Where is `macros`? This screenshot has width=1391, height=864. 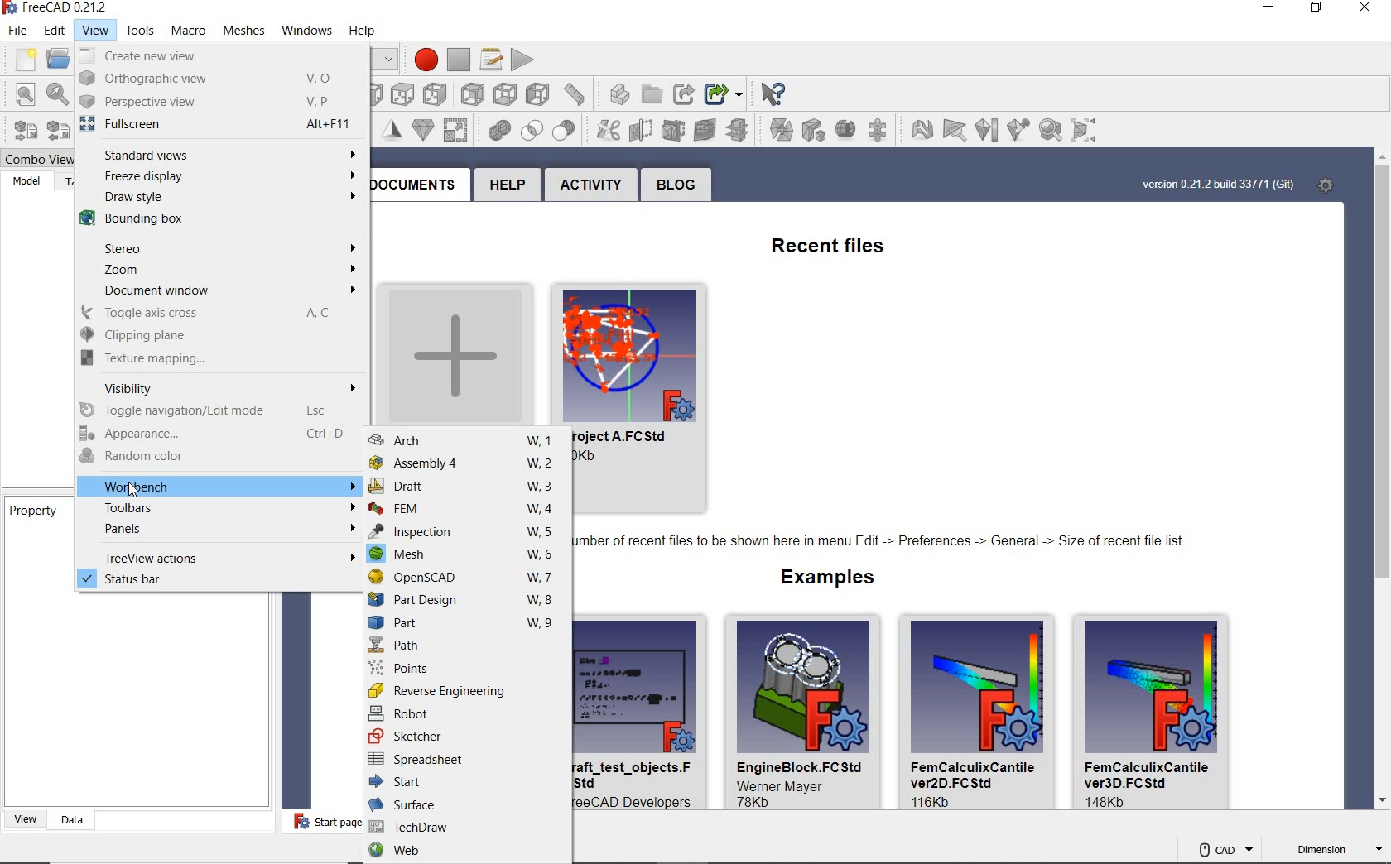 macros is located at coordinates (488, 57).